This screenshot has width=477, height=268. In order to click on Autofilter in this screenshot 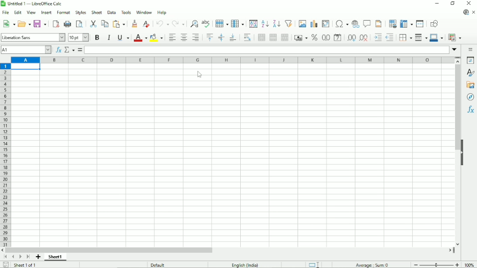, I will do `click(288, 23)`.